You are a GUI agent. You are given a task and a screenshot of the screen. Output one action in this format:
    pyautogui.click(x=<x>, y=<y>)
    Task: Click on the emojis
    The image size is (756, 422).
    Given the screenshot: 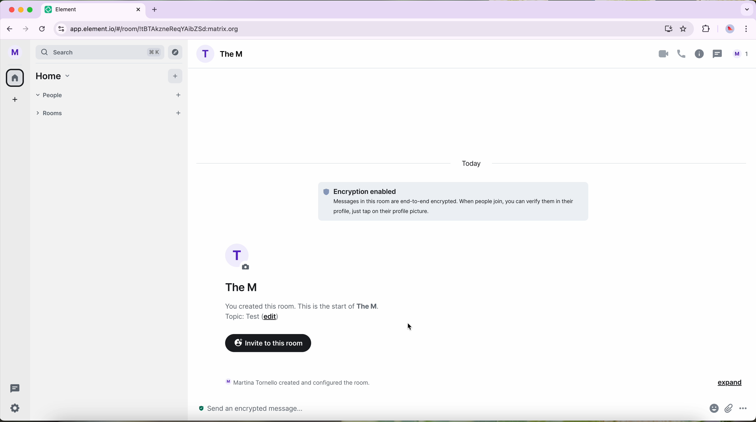 What is the action you would take?
    pyautogui.click(x=713, y=410)
    